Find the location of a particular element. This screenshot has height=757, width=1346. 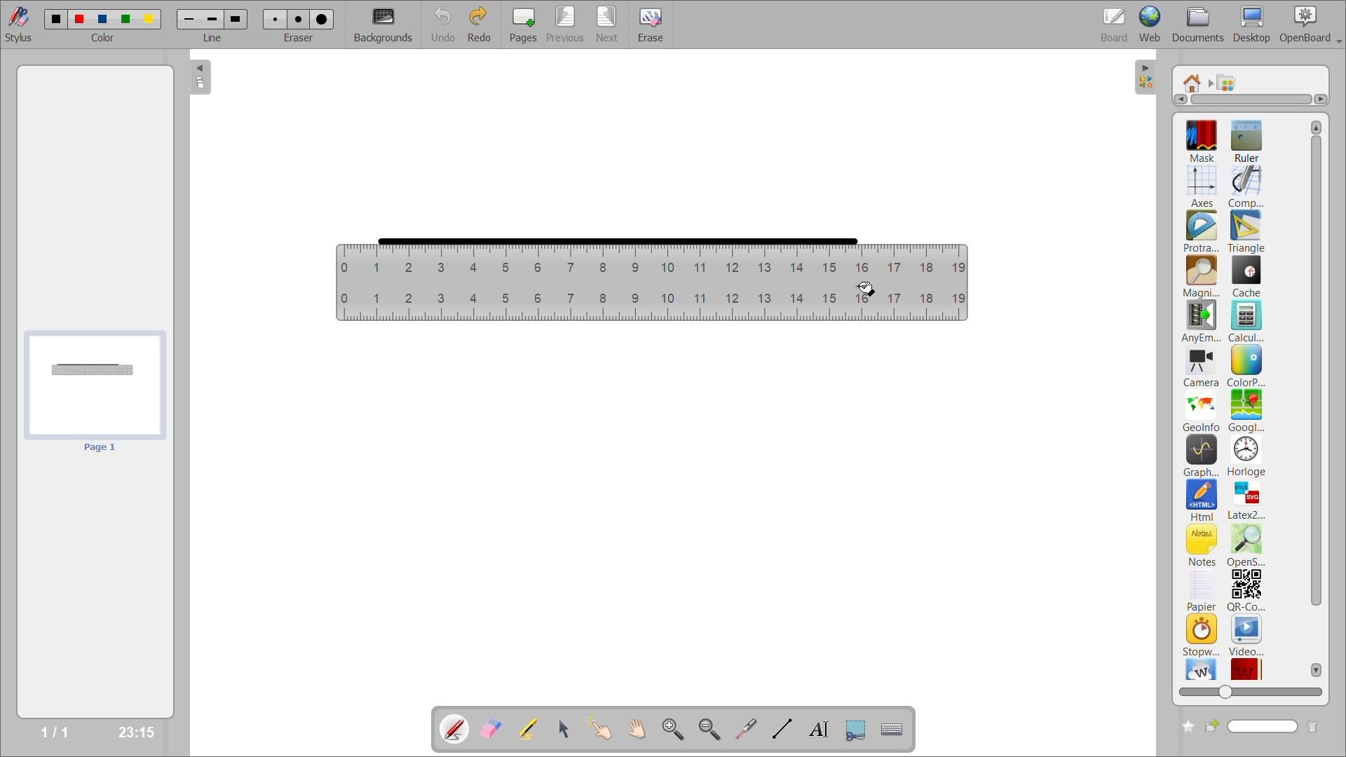

erase annotation is located at coordinates (493, 729).